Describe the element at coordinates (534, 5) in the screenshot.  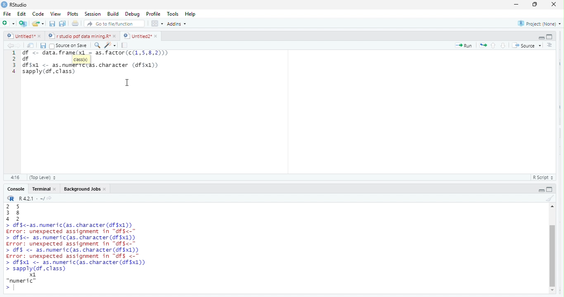
I see `maximize` at that location.